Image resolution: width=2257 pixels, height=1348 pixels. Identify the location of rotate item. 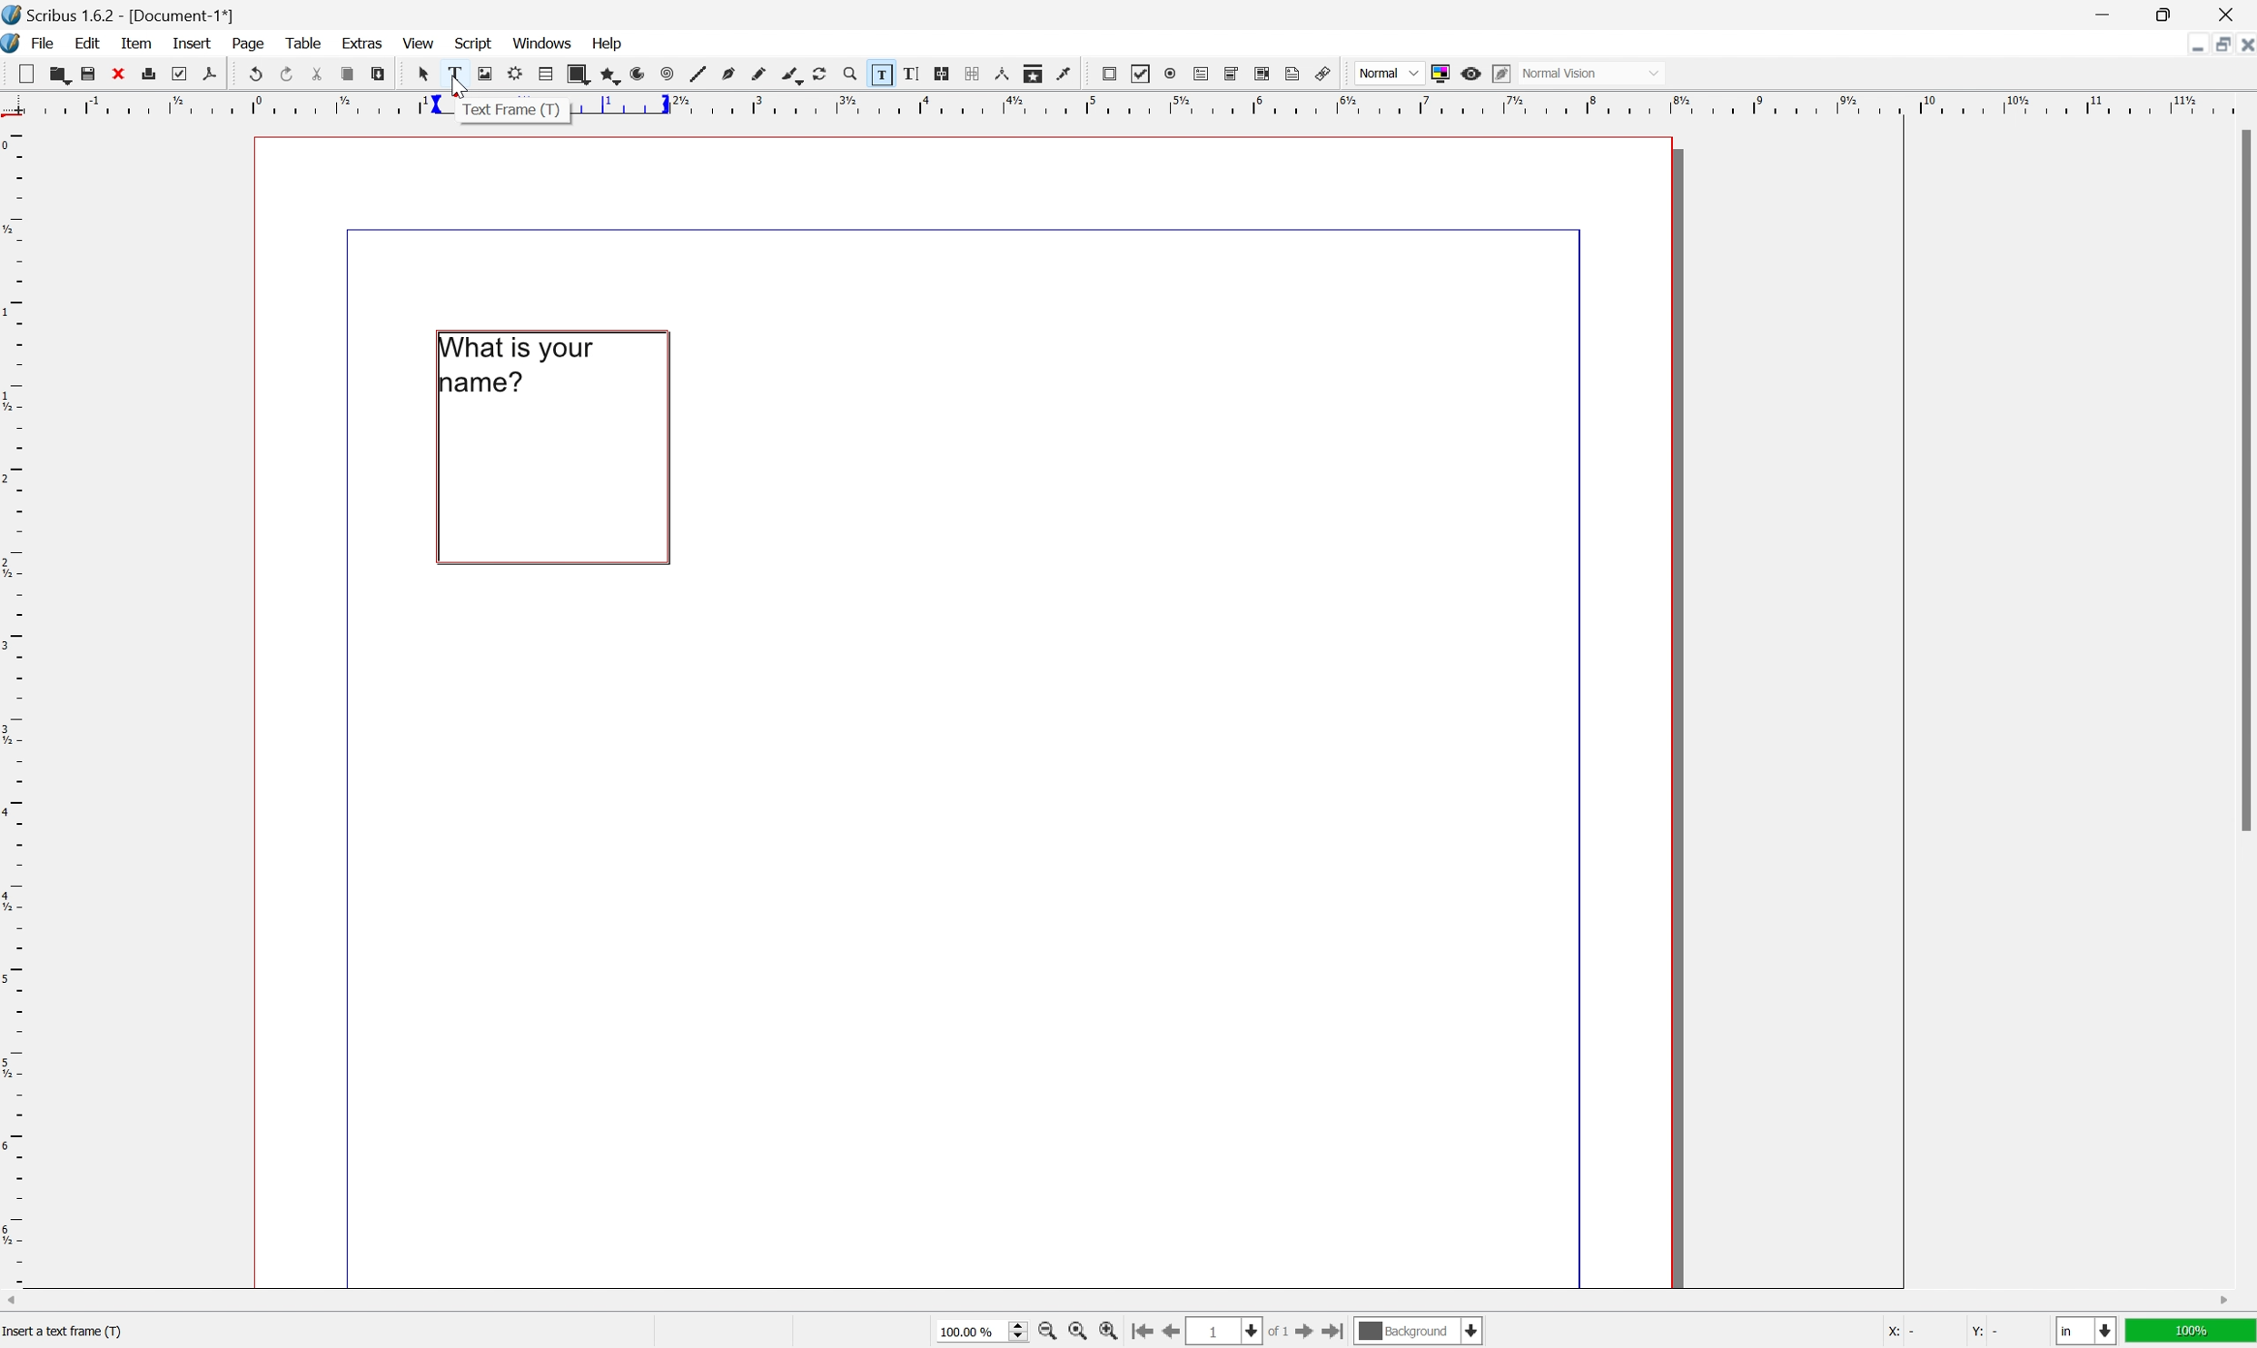
(820, 74).